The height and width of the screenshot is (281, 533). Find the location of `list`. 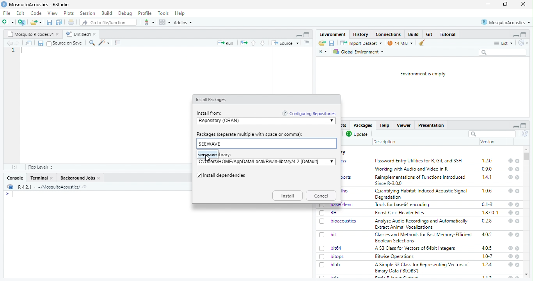

list is located at coordinates (504, 43).